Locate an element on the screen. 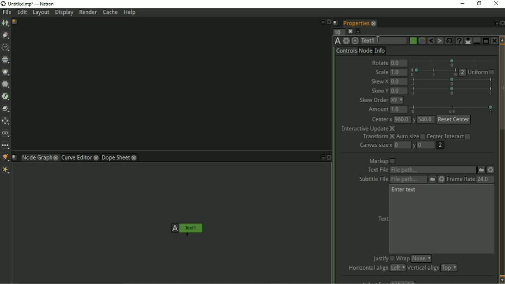  2 is located at coordinates (440, 145).